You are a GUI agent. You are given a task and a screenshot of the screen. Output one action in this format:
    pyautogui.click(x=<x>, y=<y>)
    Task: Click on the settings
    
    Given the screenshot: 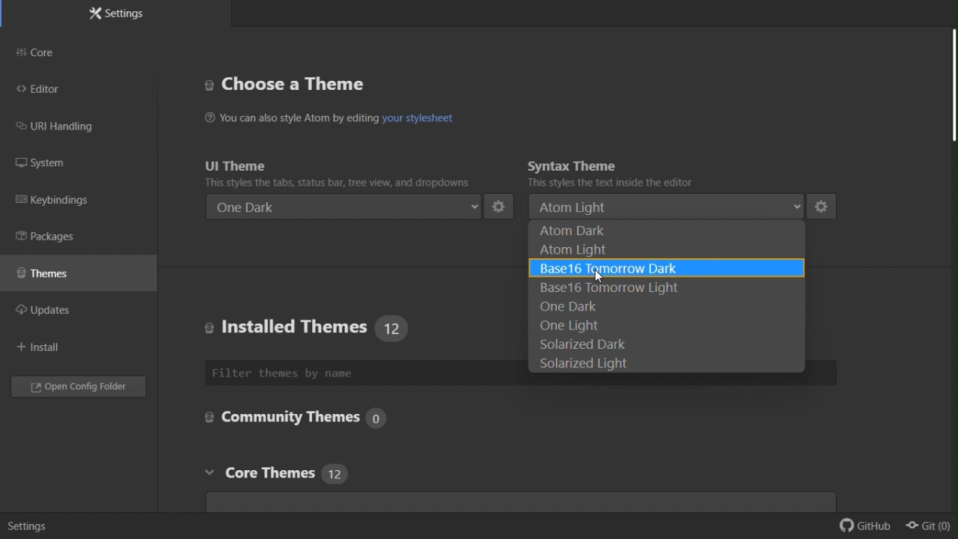 What is the action you would take?
    pyautogui.click(x=498, y=206)
    